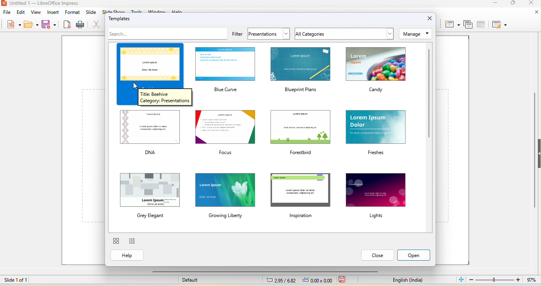  Describe the element at coordinates (226, 196) in the screenshot. I see `growing liberty` at that location.